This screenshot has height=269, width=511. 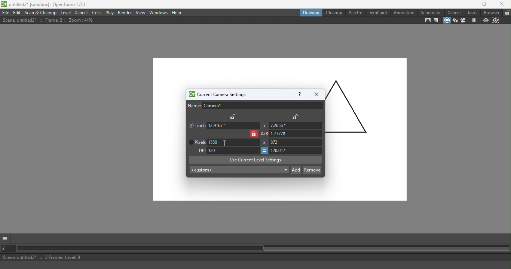 What do you see at coordinates (125, 13) in the screenshot?
I see `Render` at bounding box center [125, 13].